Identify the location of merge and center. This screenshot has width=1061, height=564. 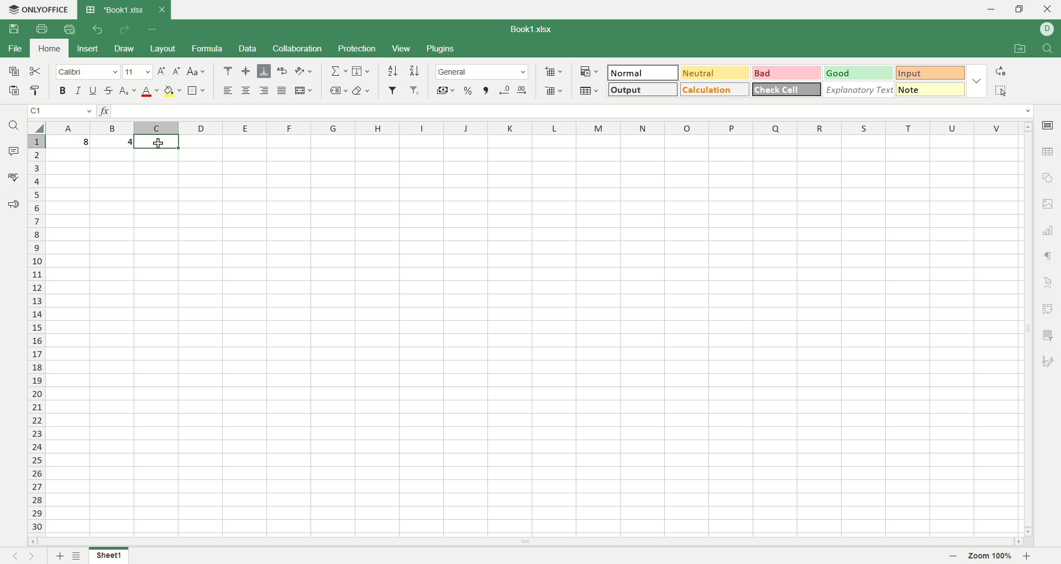
(304, 91).